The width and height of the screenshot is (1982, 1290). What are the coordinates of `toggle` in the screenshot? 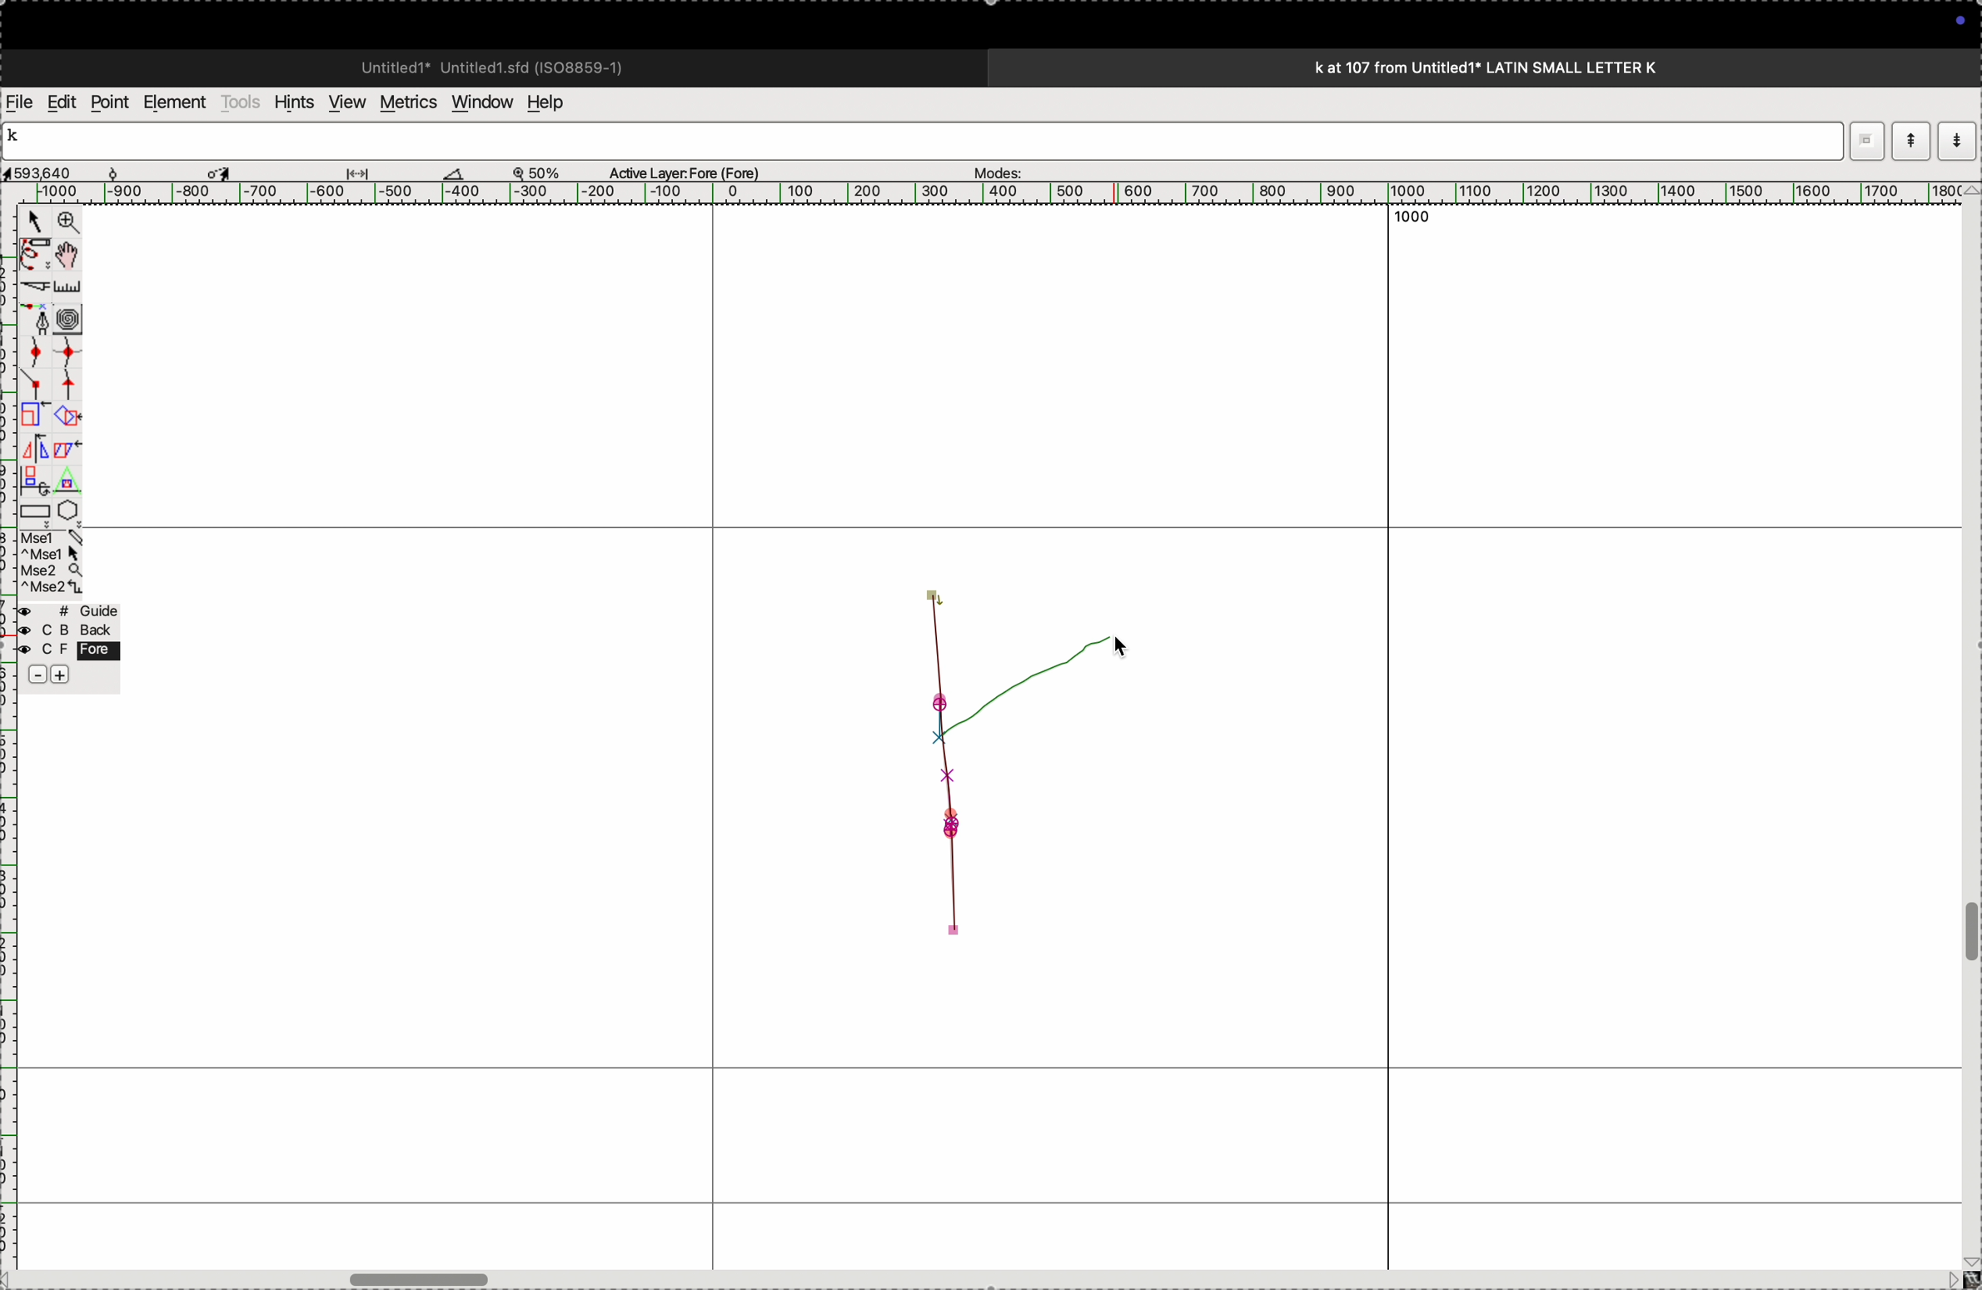 It's located at (1970, 933).